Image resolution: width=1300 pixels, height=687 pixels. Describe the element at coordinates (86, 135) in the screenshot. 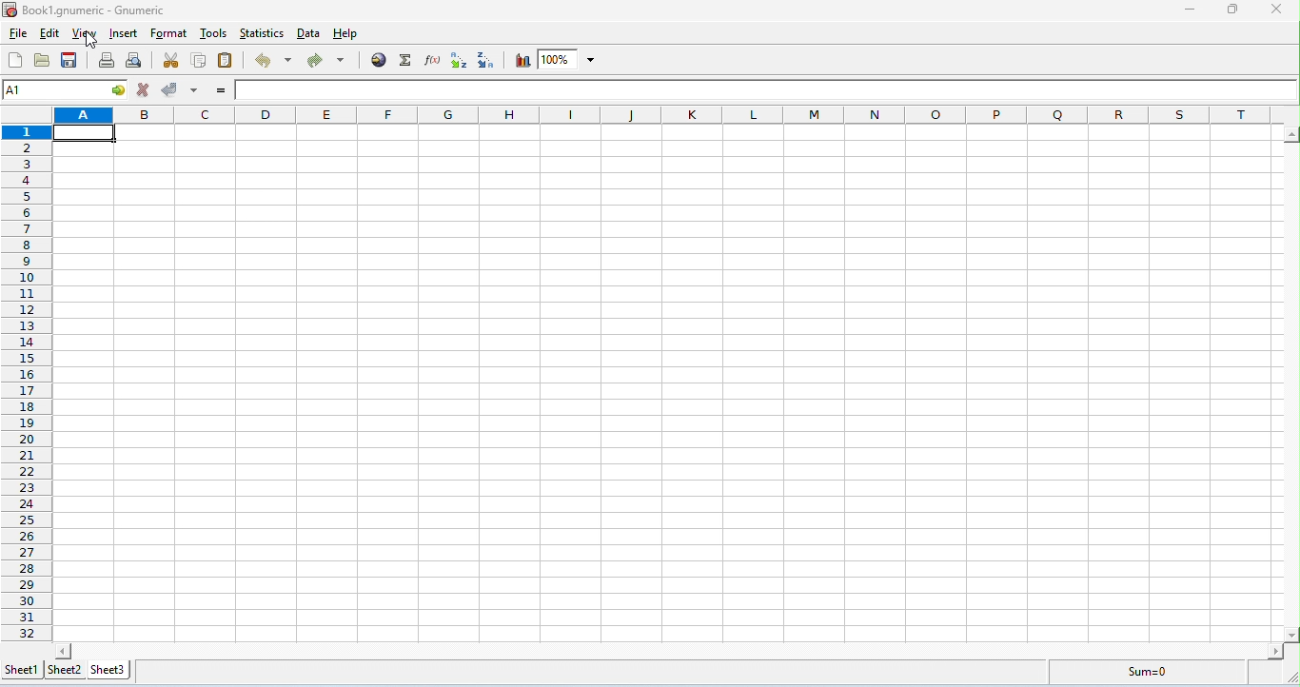

I see `selected cell` at that location.